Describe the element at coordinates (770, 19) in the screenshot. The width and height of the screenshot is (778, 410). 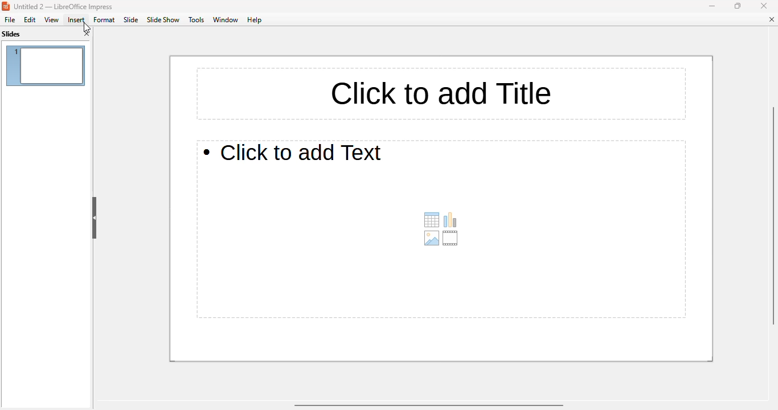
I see `close document` at that location.